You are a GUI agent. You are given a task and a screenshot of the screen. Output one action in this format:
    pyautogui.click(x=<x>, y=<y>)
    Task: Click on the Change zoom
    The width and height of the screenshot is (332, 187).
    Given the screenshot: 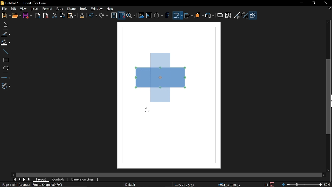 What is the action you would take?
    pyautogui.click(x=302, y=185)
    